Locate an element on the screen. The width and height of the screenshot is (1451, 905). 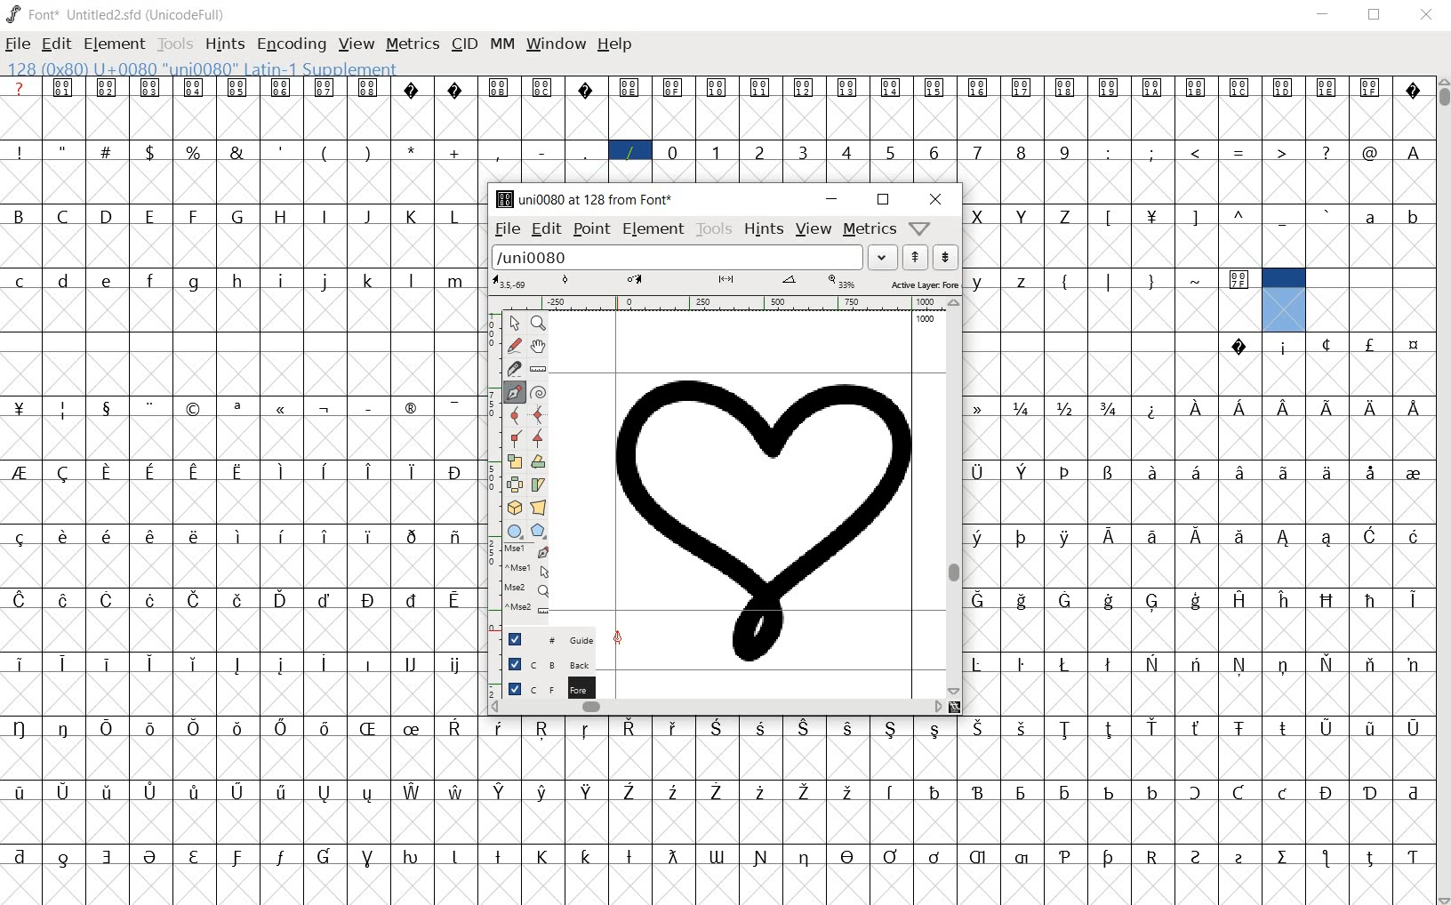
glyph is located at coordinates (325, 856).